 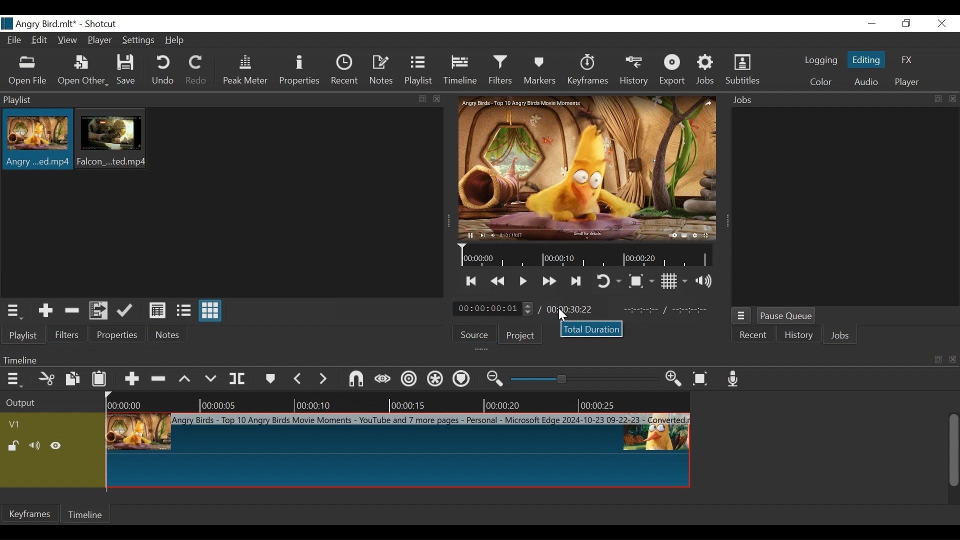 I want to click on Record audio, so click(x=734, y=378).